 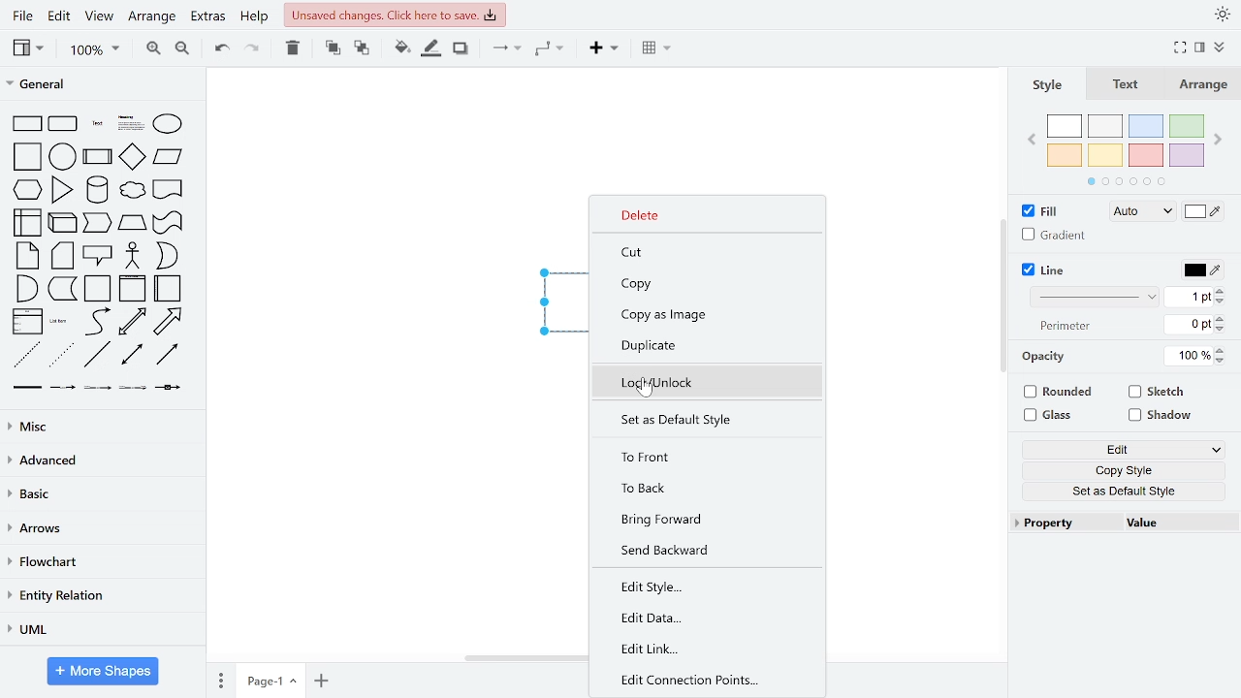 I want to click on Auto, so click(x=1146, y=211).